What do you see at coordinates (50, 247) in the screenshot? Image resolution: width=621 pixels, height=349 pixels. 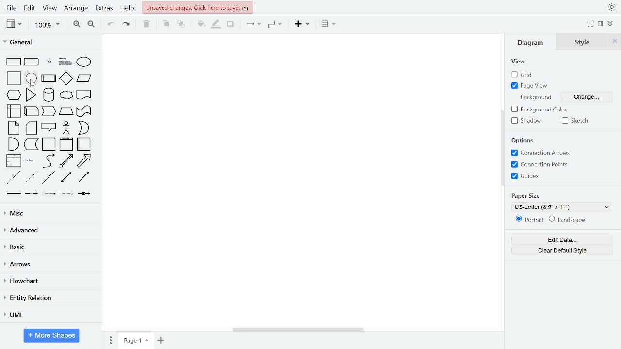 I see `basic` at bounding box center [50, 247].